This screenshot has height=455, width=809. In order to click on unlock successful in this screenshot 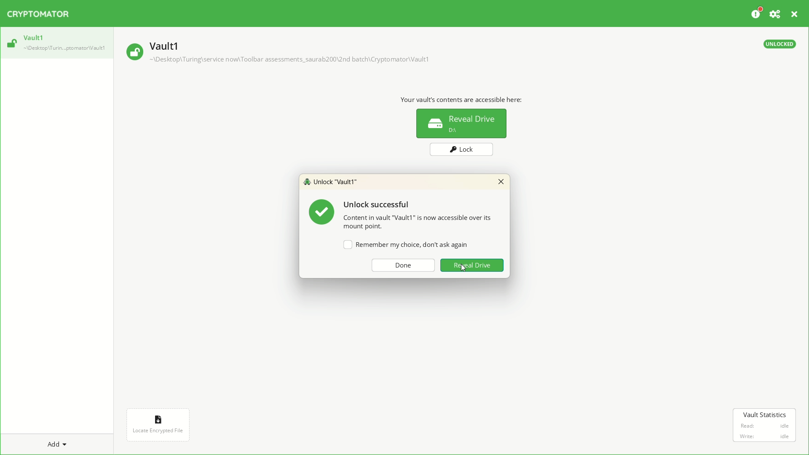, I will do `click(378, 205)`.